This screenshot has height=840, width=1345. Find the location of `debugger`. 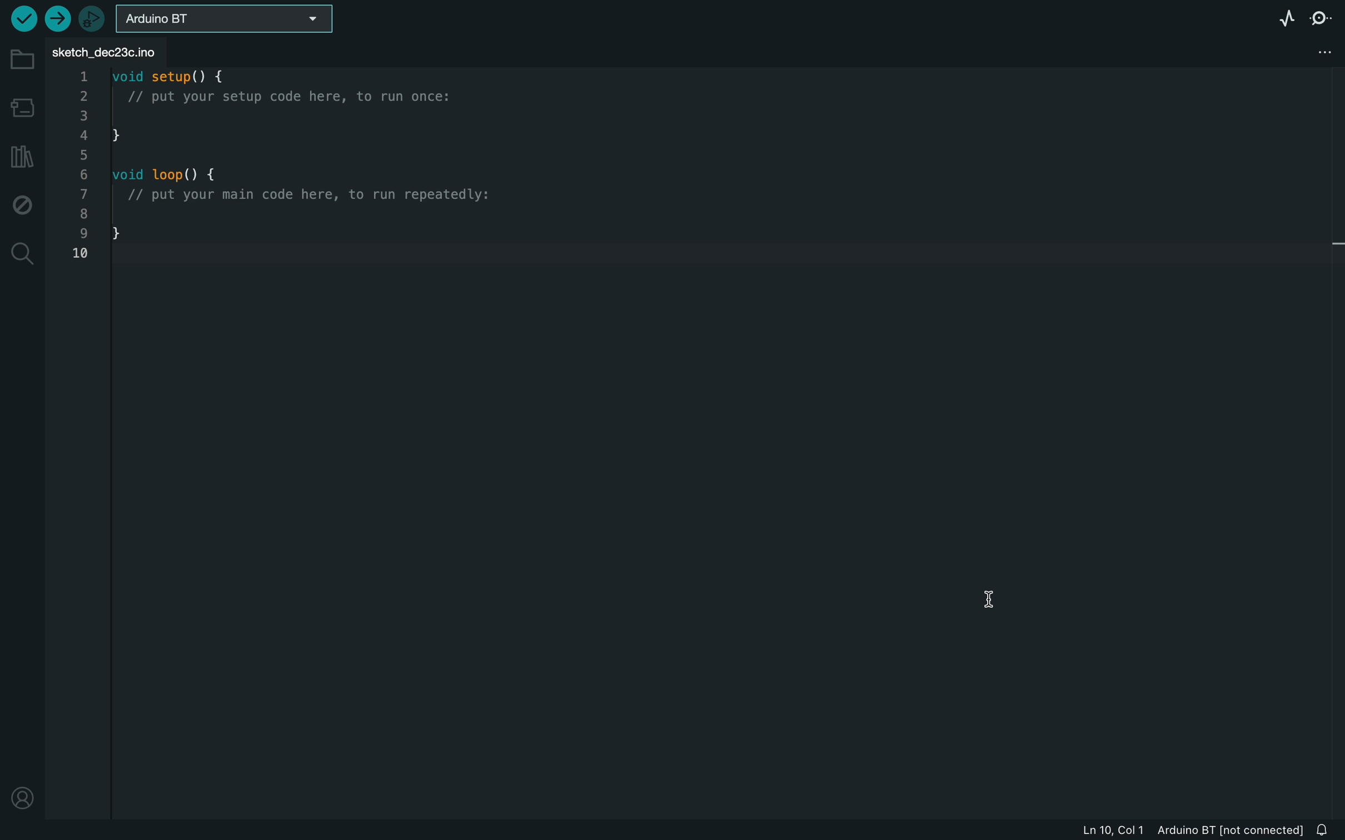

debugger is located at coordinates (93, 19).